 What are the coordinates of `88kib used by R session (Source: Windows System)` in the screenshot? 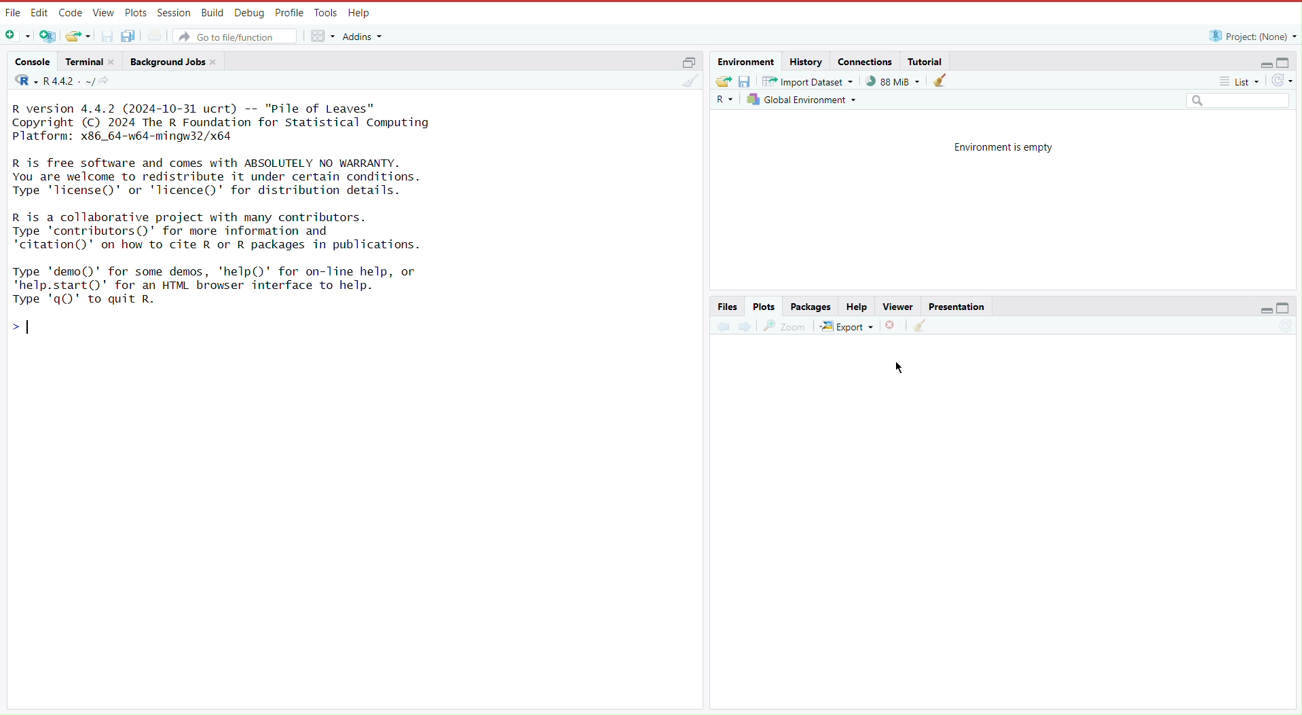 It's located at (897, 81).